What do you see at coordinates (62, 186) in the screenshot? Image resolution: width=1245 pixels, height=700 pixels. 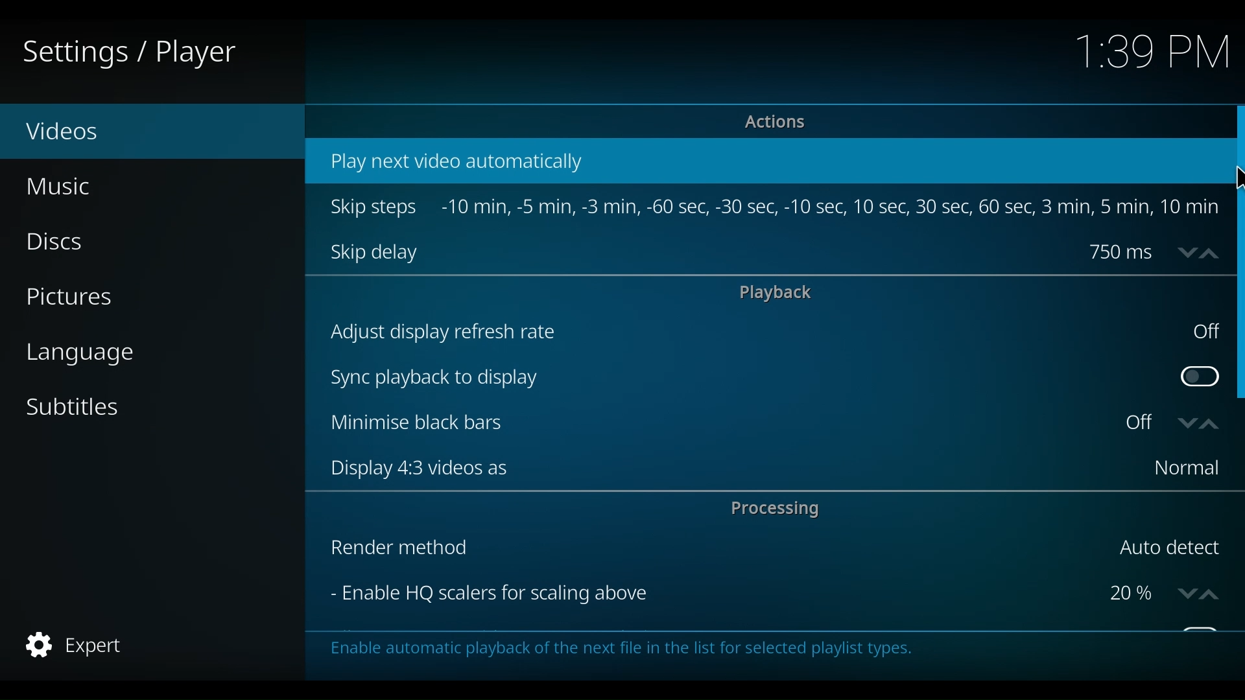 I see `Music` at bounding box center [62, 186].